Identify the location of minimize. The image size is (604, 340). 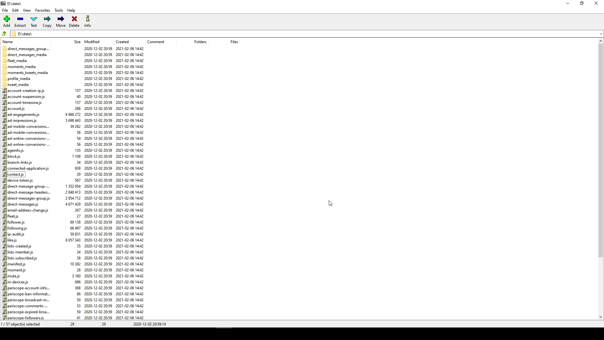
(568, 5).